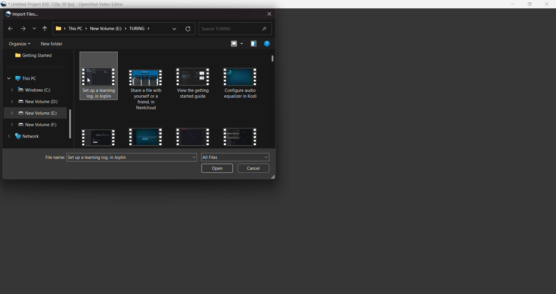  What do you see at coordinates (98, 136) in the screenshot?
I see `videos` at bounding box center [98, 136].